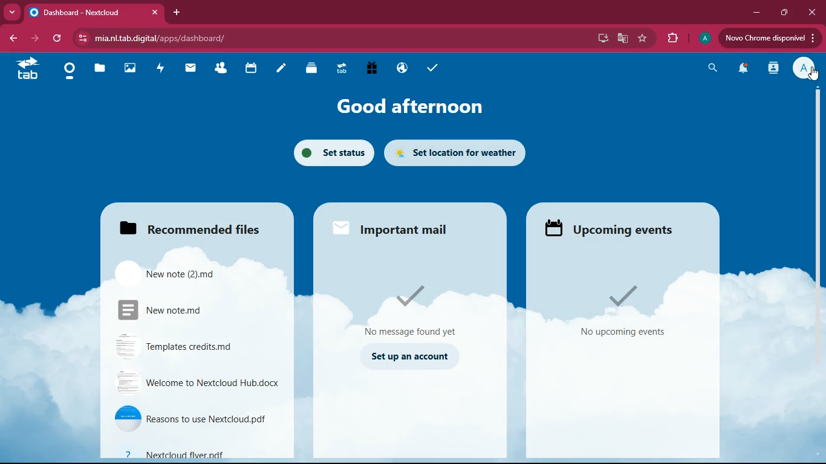 The image size is (826, 464). I want to click on minimize, so click(754, 15).